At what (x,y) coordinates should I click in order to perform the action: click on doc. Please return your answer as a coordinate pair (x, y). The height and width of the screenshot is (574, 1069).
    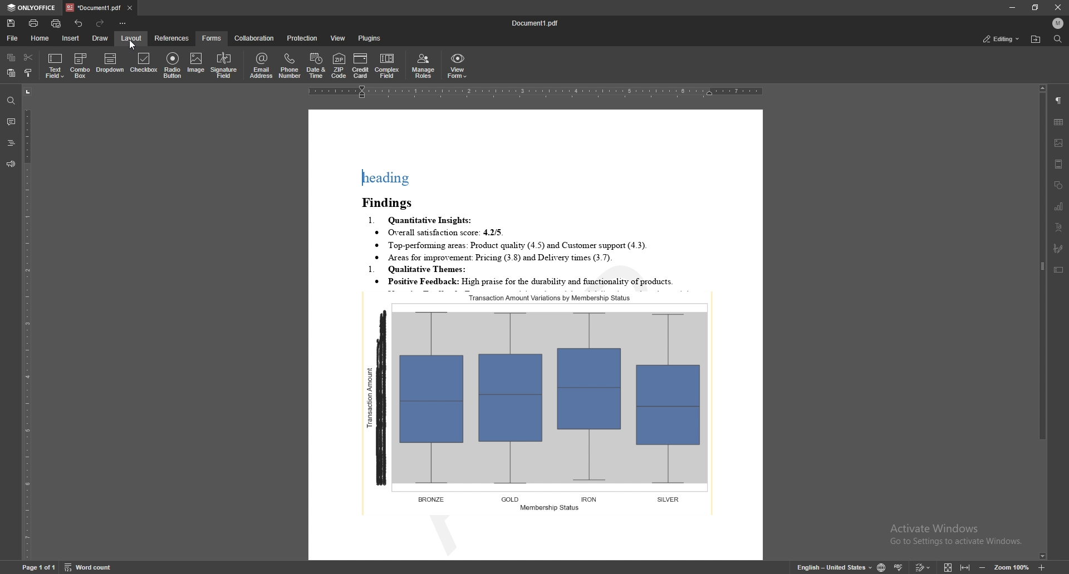
    Looking at the image, I should click on (536, 335).